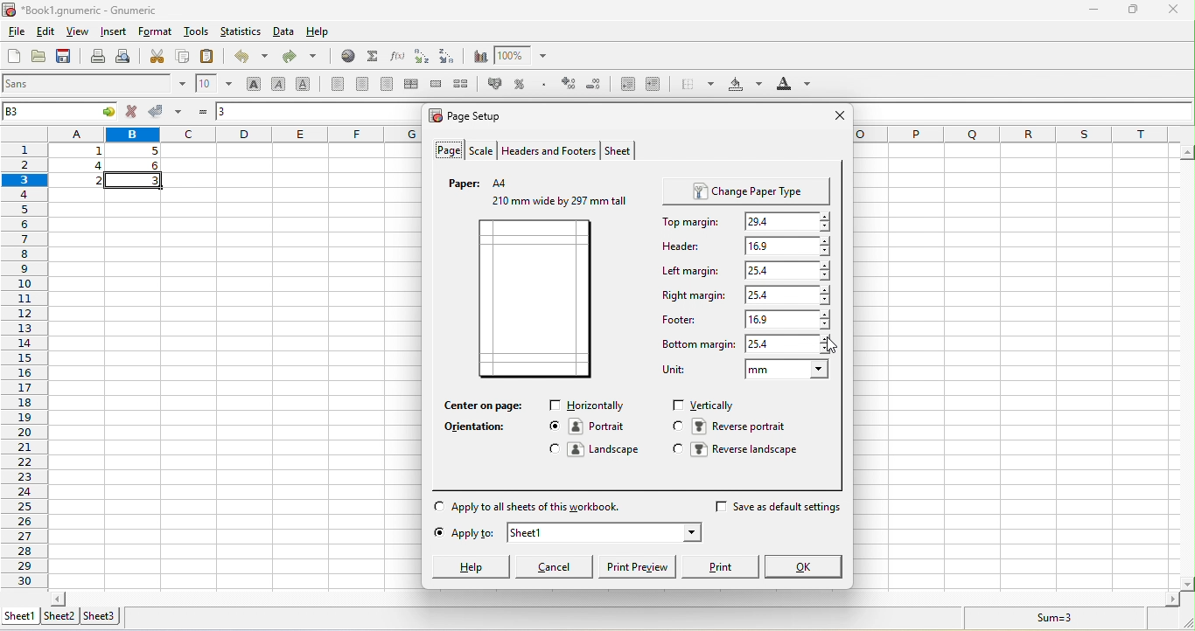 The width and height of the screenshot is (1195, 631). I want to click on footer, so click(682, 316).